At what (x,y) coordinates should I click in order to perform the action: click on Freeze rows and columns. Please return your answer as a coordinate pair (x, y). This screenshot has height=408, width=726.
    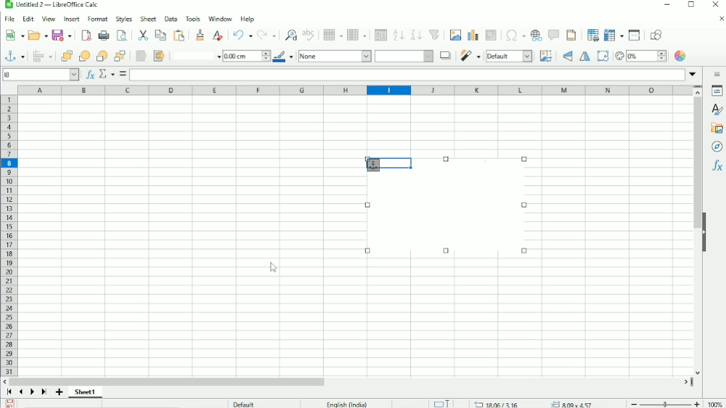
    Looking at the image, I should click on (614, 35).